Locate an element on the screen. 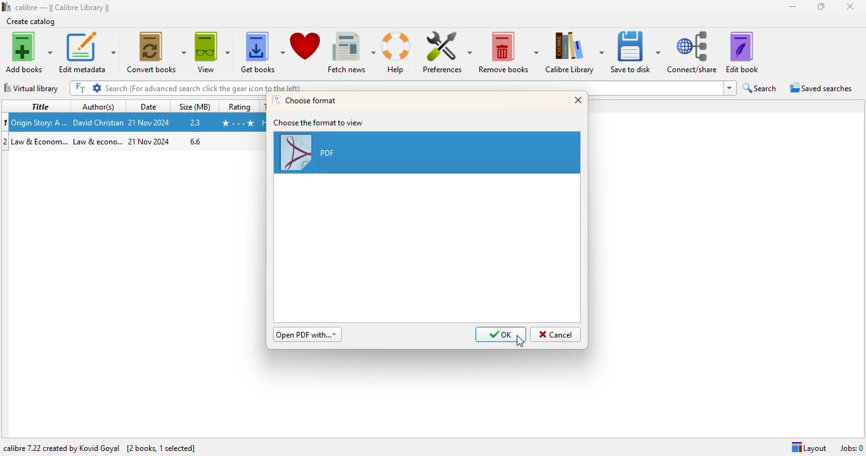 The height and width of the screenshot is (456, 866). saved searches is located at coordinates (822, 87).